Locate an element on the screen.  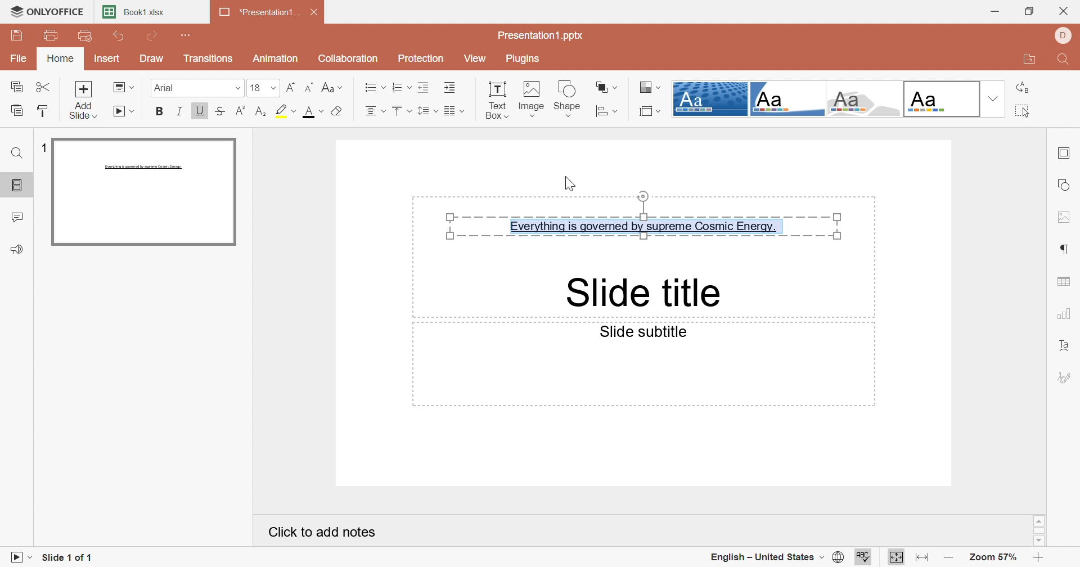
Arrange shape is located at coordinates (606, 85).